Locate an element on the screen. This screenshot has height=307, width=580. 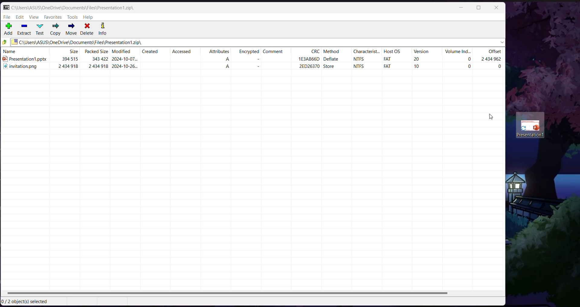
10 is located at coordinates (420, 67).